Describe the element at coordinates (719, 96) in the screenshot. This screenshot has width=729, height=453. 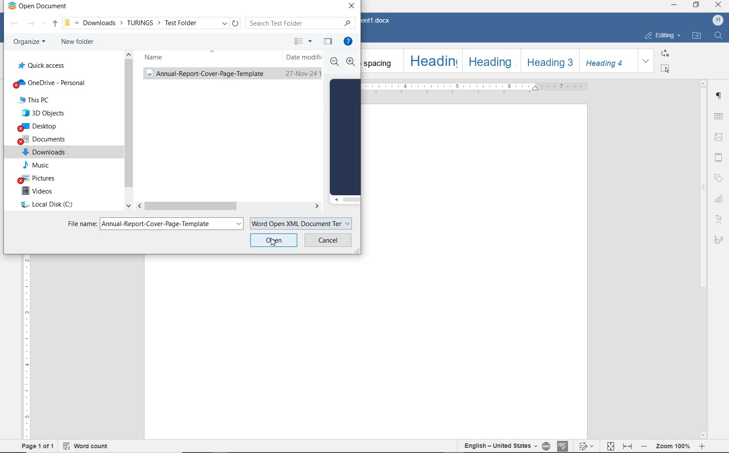
I see `paragraph settings` at that location.